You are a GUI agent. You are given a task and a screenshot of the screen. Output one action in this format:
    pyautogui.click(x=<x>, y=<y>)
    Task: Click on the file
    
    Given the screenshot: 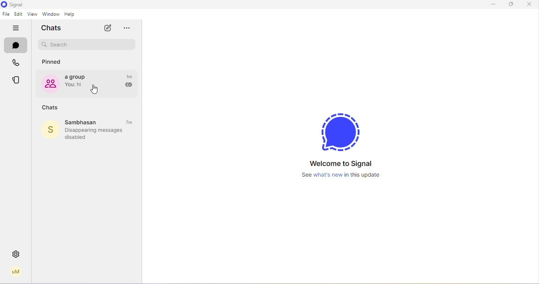 What is the action you would take?
    pyautogui.click(x=6, y=14)
    